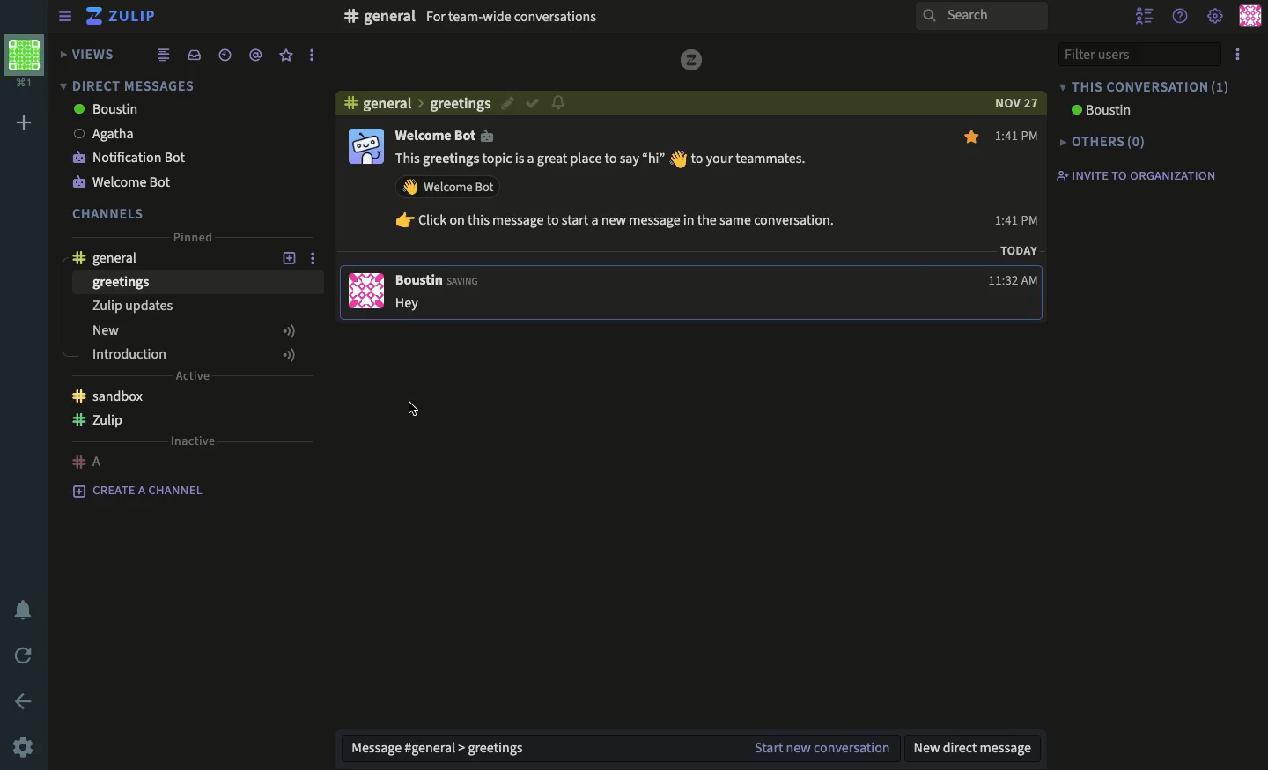  Describe the element at coordinates (1144, 86) in the screenshot. I see `this conversation` at that location.